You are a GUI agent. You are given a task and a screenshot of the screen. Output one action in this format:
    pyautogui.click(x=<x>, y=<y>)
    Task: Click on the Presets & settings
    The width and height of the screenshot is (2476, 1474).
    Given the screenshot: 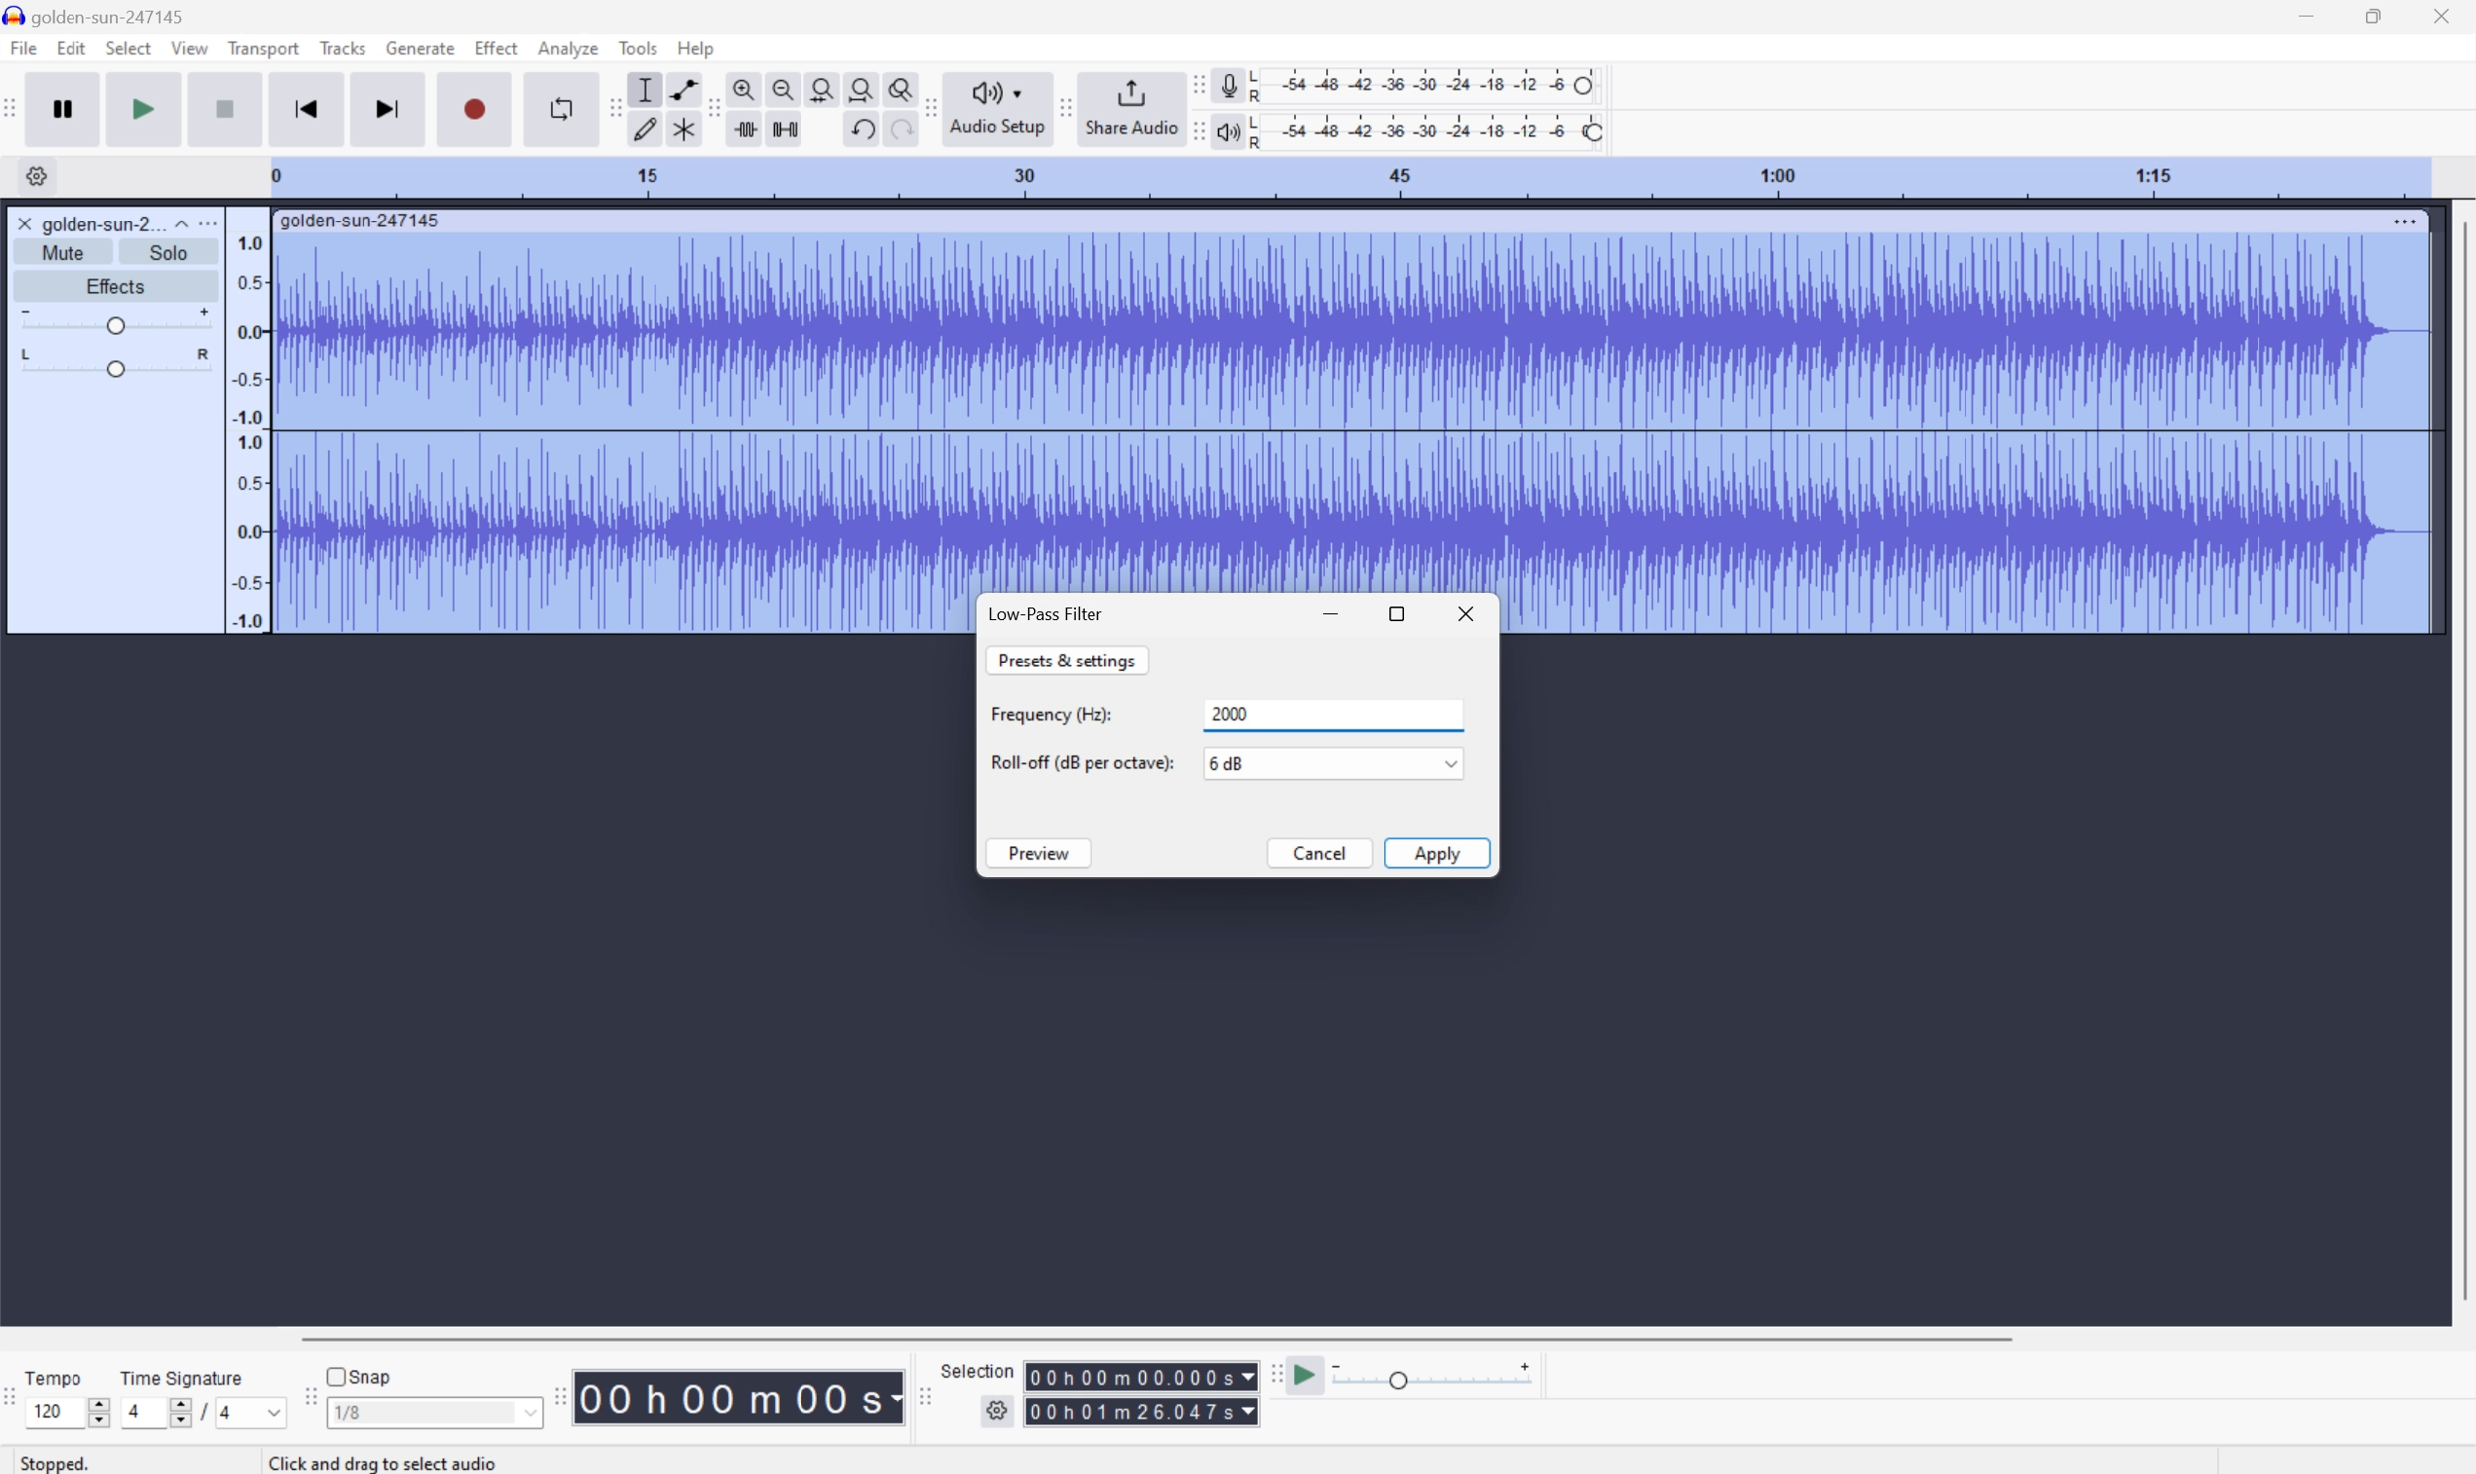 What is the action you would take?
    pyautogui.click(x=1068, y=660)
    